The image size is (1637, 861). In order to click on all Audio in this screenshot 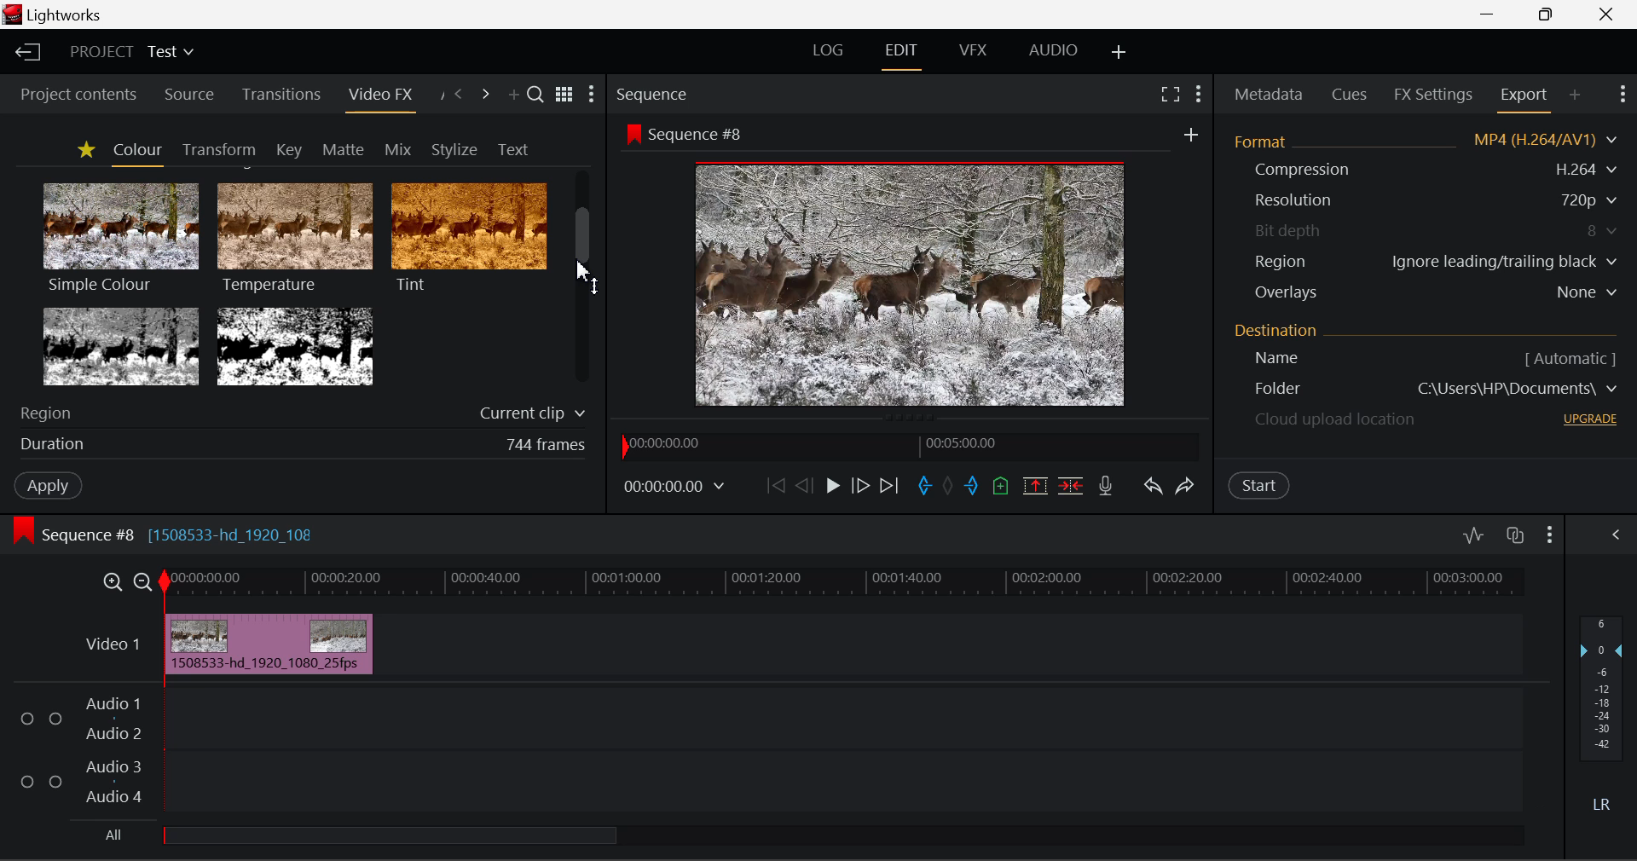, I will do `click(390, 834)`.